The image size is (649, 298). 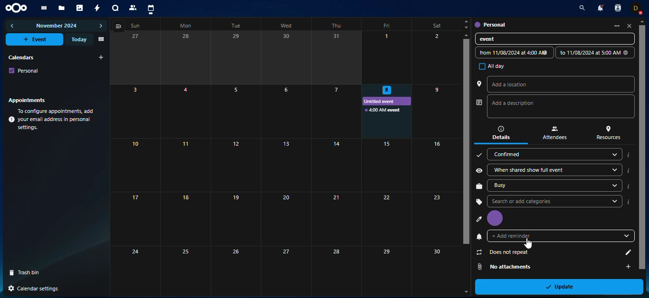 What do you see at coordinates (593, 52) in the screenshot?
I see `date` at bounding box center [593, 52].